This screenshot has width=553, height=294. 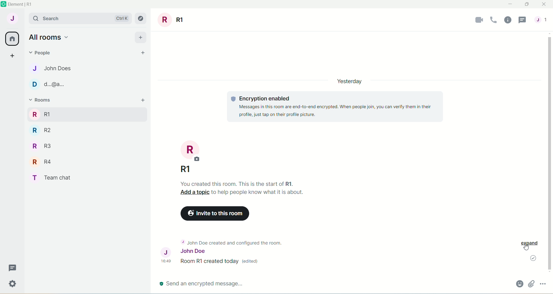 What do you see at coordinates (12, 39) in the screenshot?
I see `all rooms` at bounding box center [12, 39].